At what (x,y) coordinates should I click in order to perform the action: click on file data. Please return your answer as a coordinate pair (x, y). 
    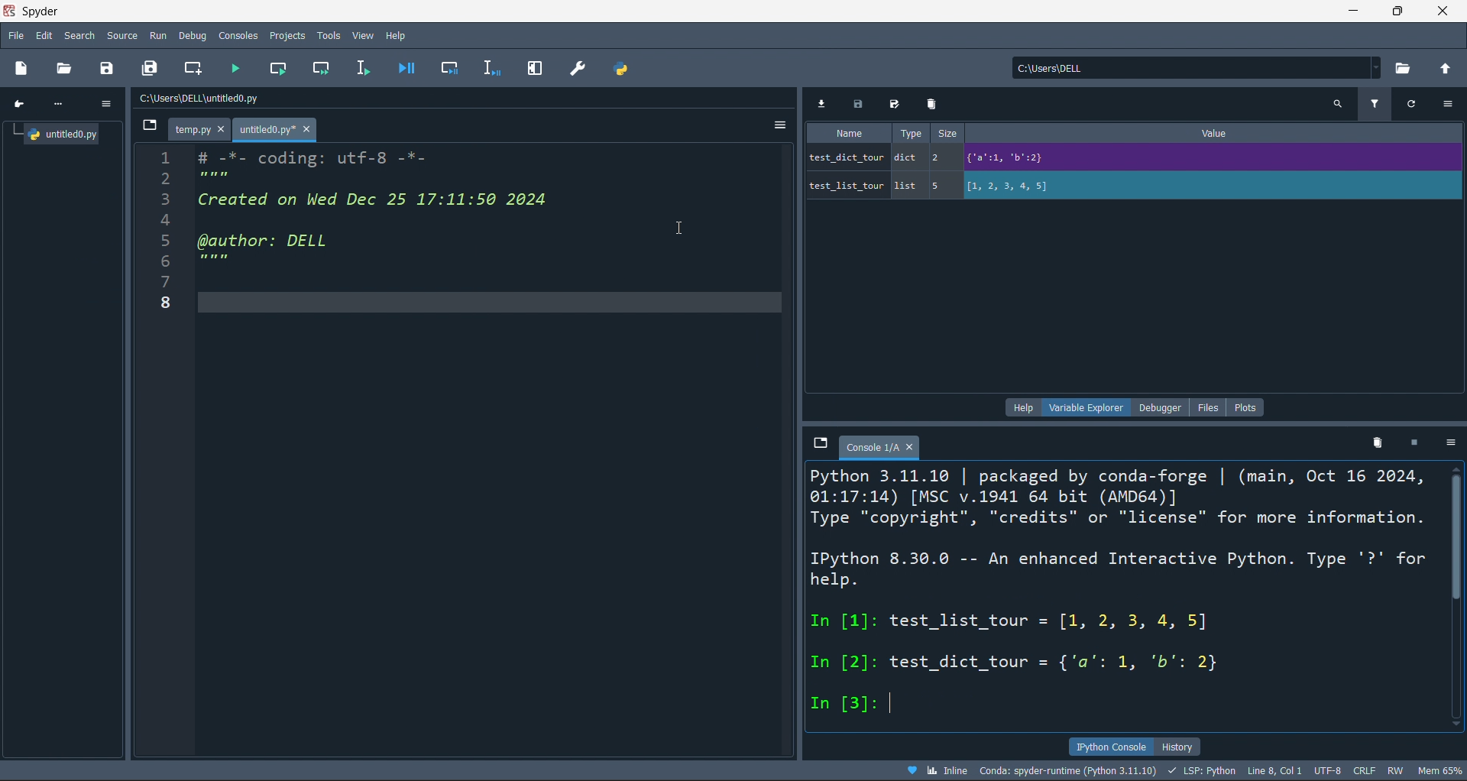
    Looking at the image, I should click on (735, 770).